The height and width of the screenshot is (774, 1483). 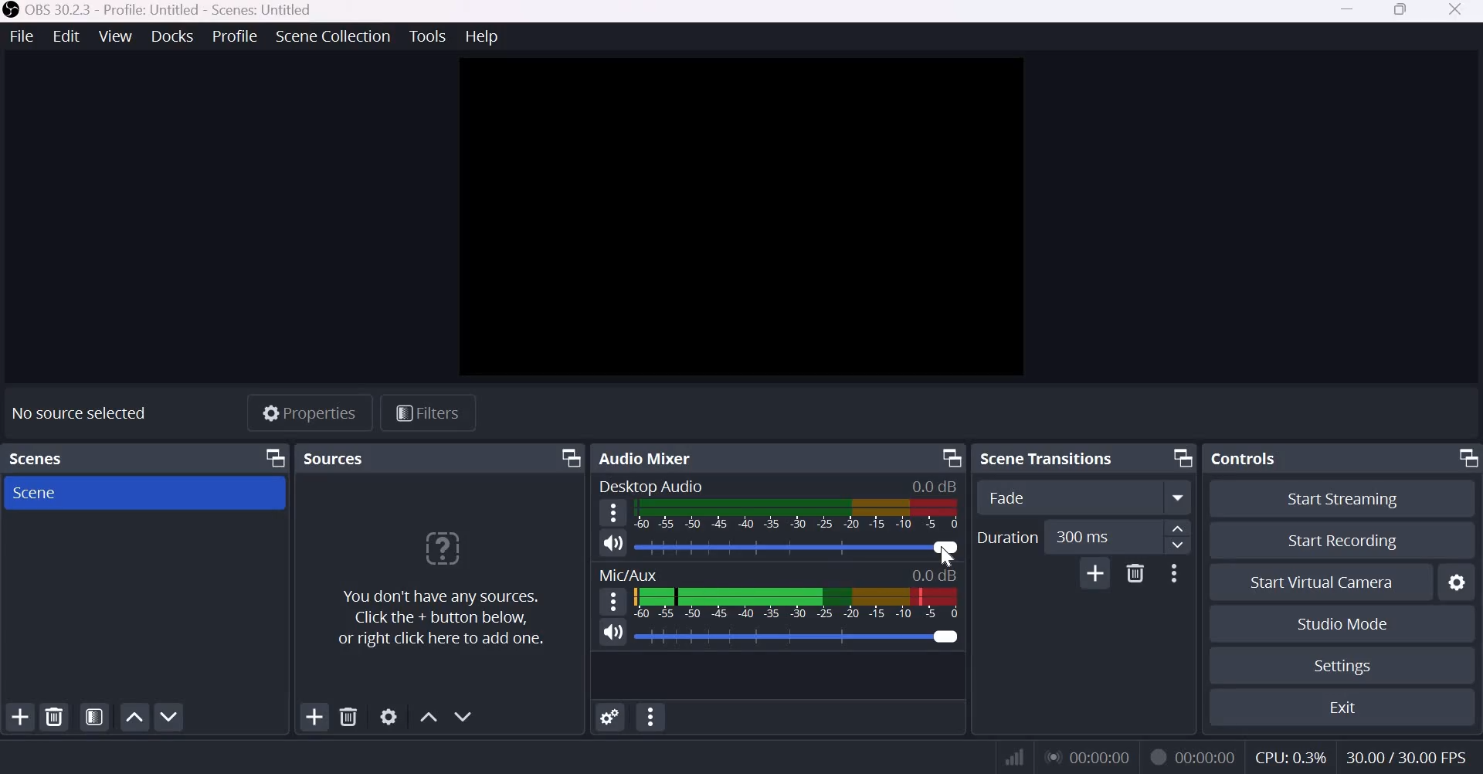 What do you see at coordinates (483, 36) in the screenshot?
I see `Help` at bounding box center [483, 36].